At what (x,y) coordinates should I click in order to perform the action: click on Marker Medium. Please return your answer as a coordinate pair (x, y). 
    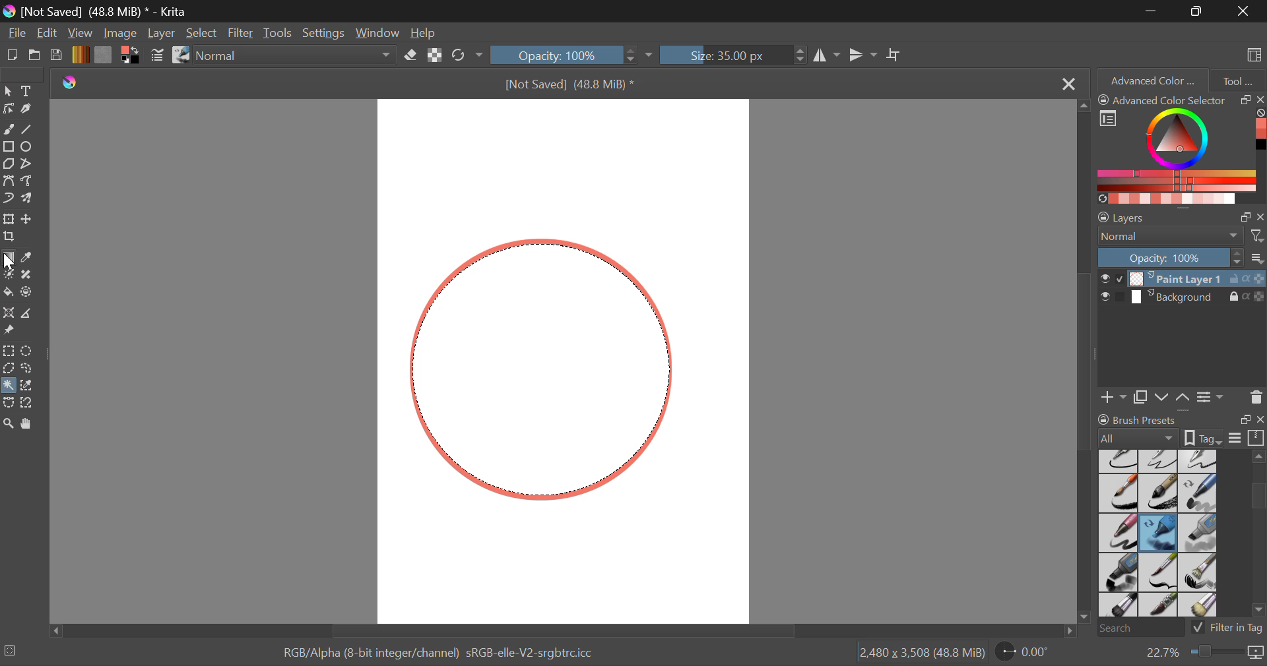
    Looking at the image, I should click on (1199, 533).